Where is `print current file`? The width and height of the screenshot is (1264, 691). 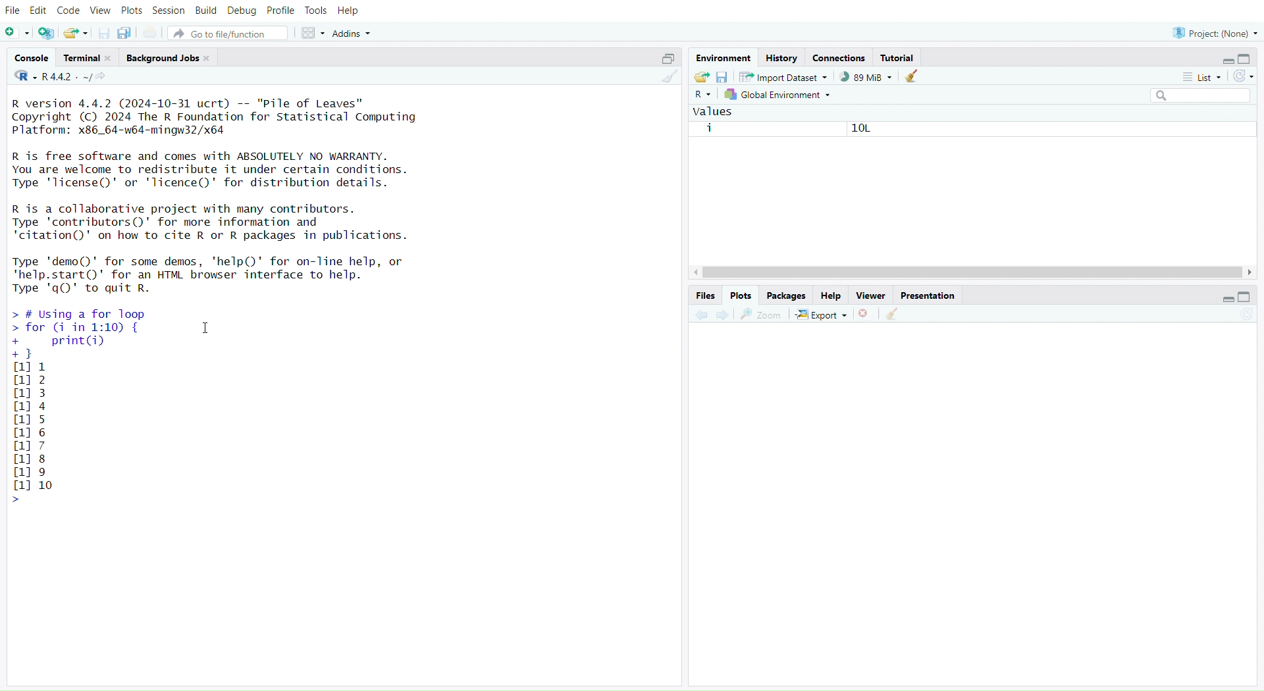
print current file is located at coordinates (151, 32).